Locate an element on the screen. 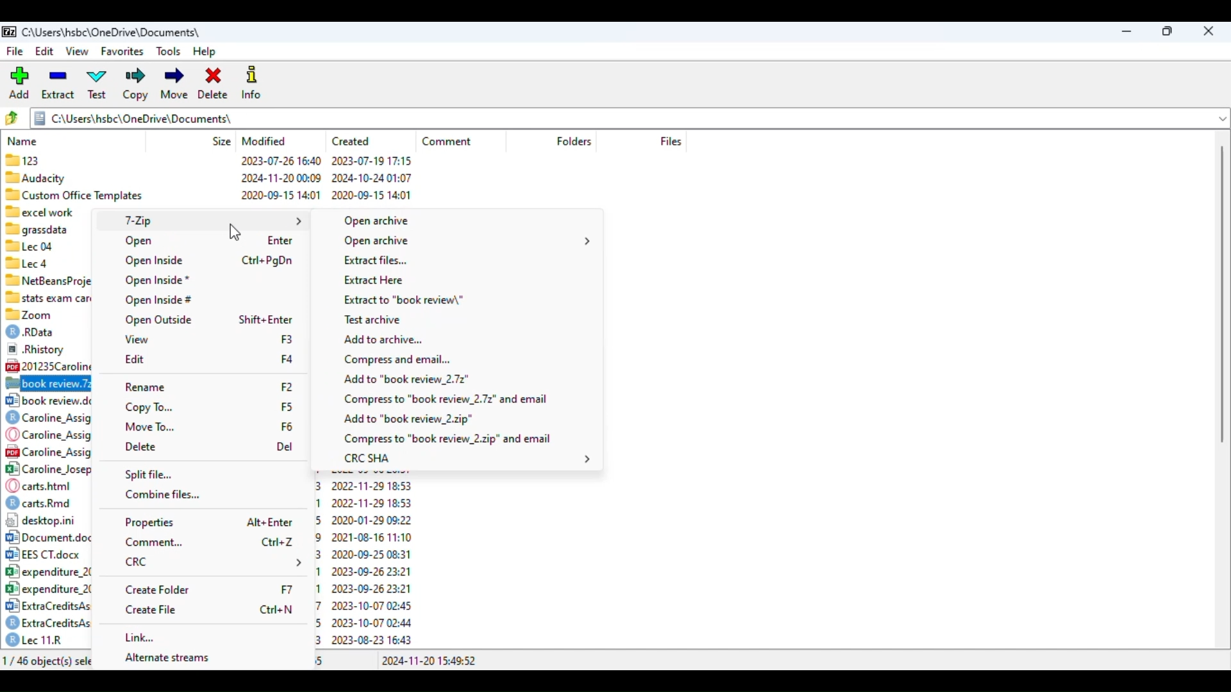 This screenshot has height=692, width=1231. create folder is located at coordinates (156, 589).